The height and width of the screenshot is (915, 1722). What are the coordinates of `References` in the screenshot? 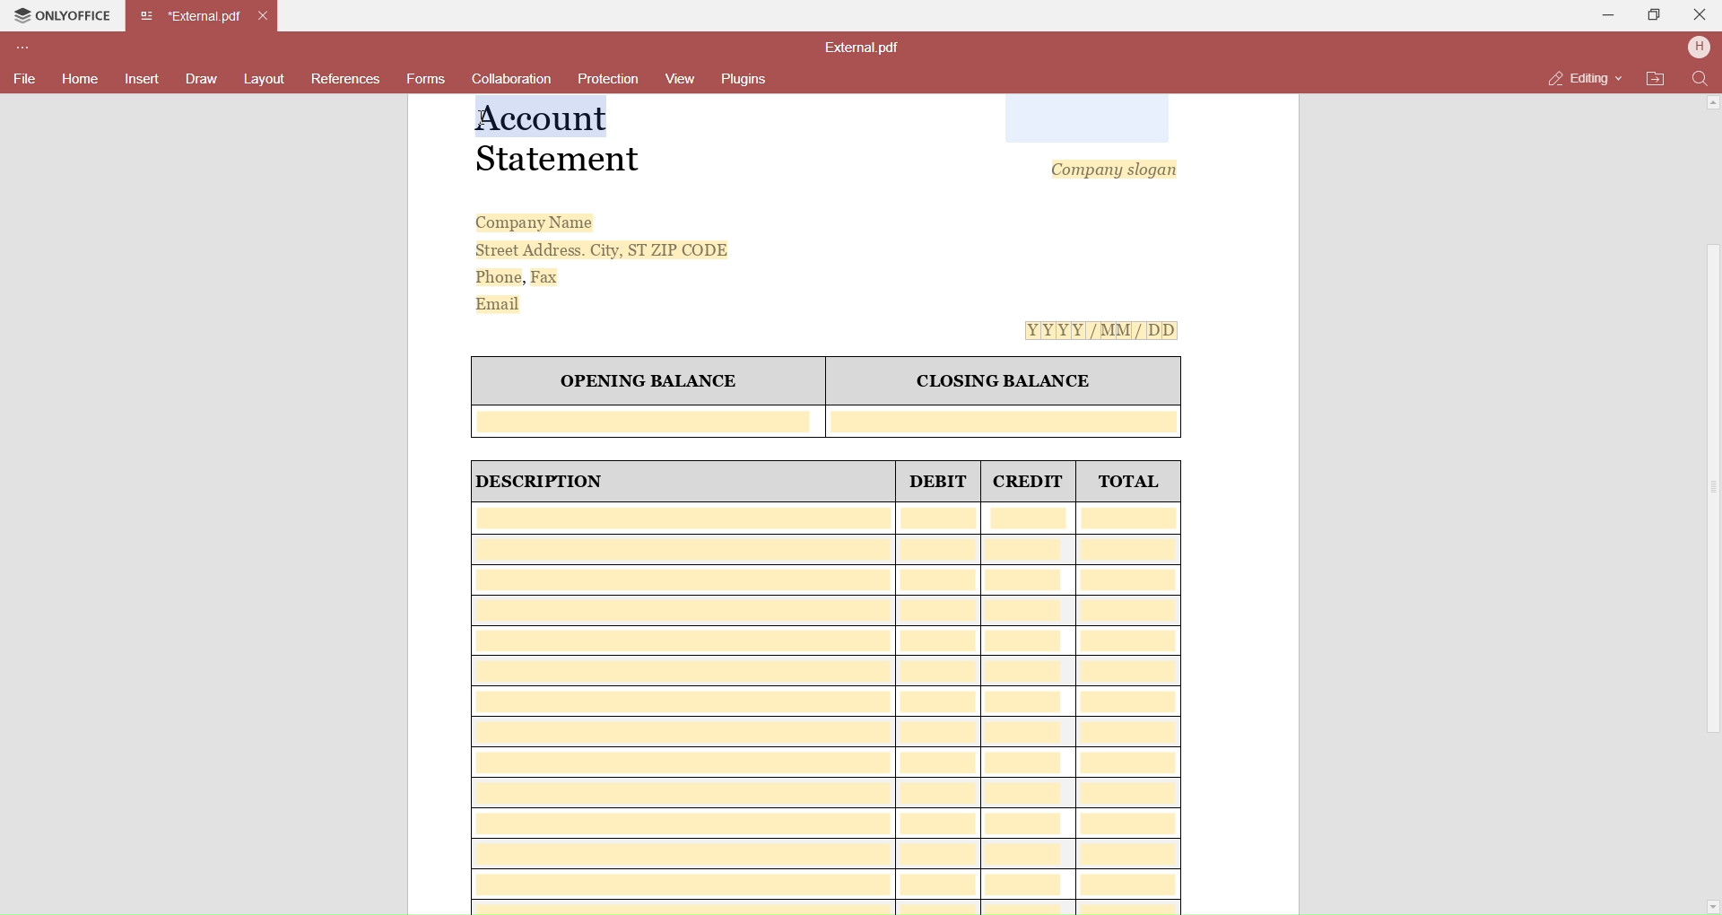 It's located at (345, 82).